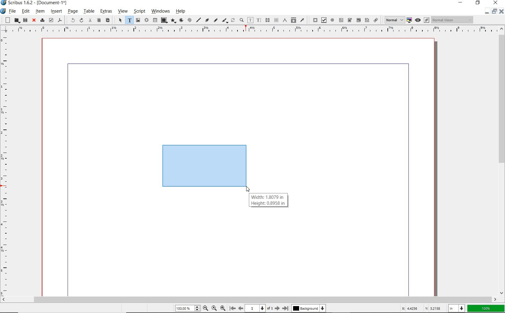 Image resolution: width=505 pixels, height=313 pixels. What do you see at coordinates (138, 20) in the screenshot?
I see `image frame` at bounding box center [138, 20].